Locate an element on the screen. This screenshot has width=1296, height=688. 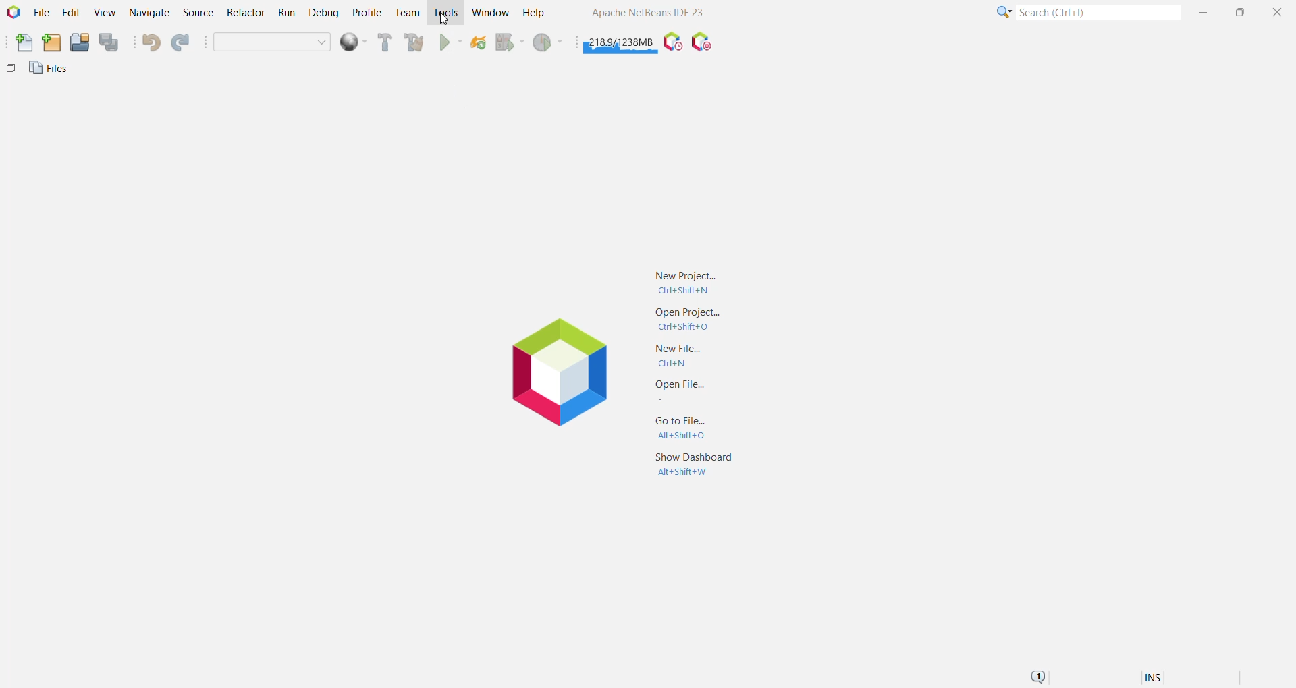
 is located at coordinates (353, 42).